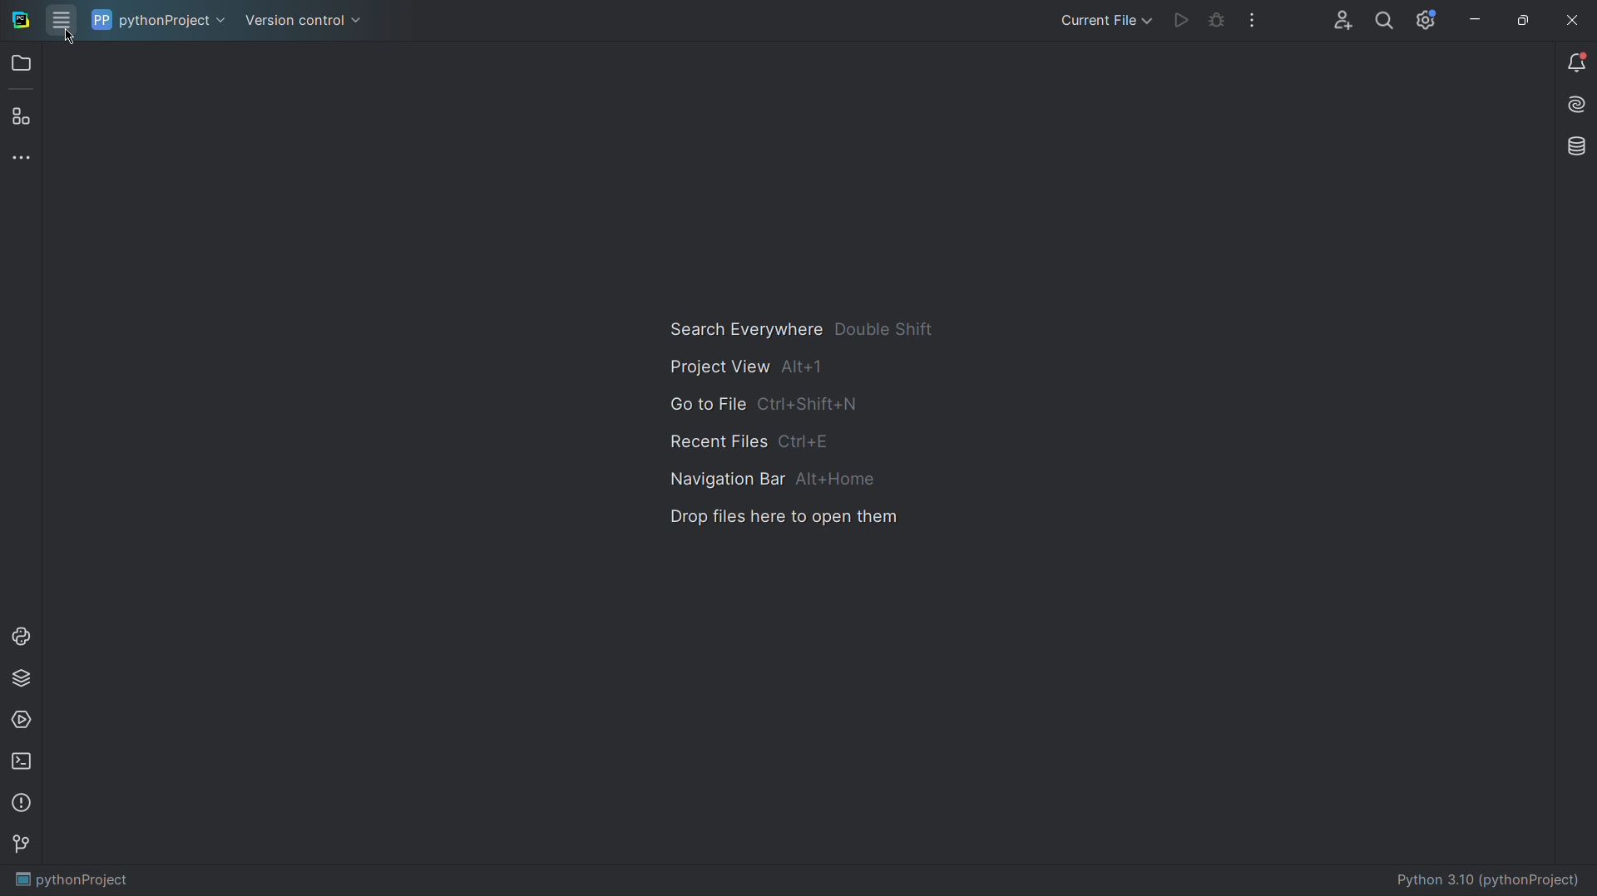 The image size is (1597, 896). Describe the element at coordinates (765, 405) in the screenshot. I see `Go to File` at that location.